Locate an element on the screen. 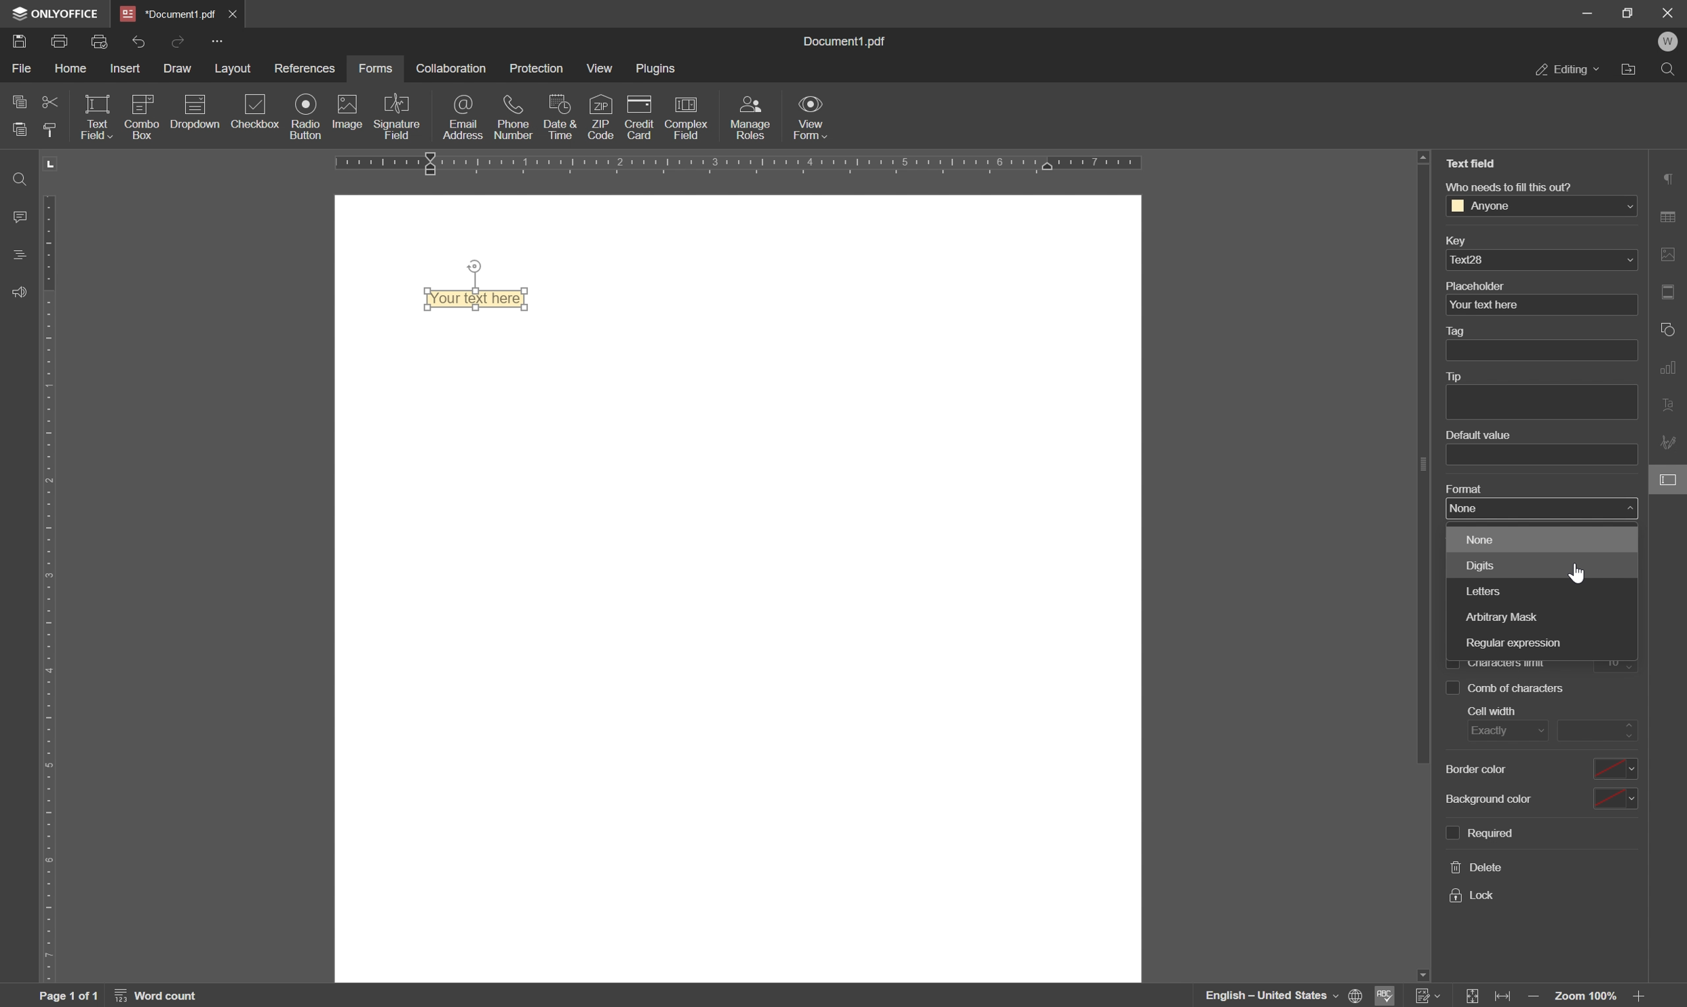 This screenshot has height=1007, width=1687. undo is located at coordinates (140, 41).